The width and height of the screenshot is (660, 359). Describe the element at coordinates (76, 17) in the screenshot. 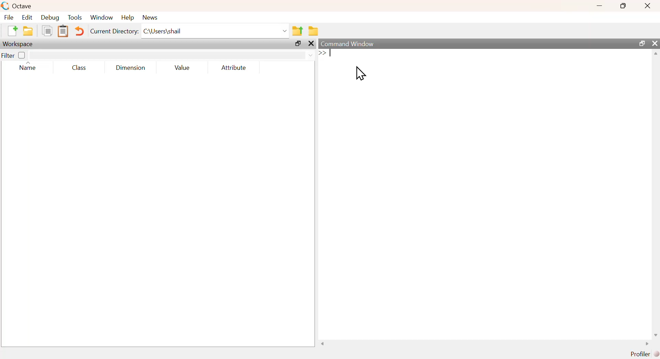

I see `tools` at that location.